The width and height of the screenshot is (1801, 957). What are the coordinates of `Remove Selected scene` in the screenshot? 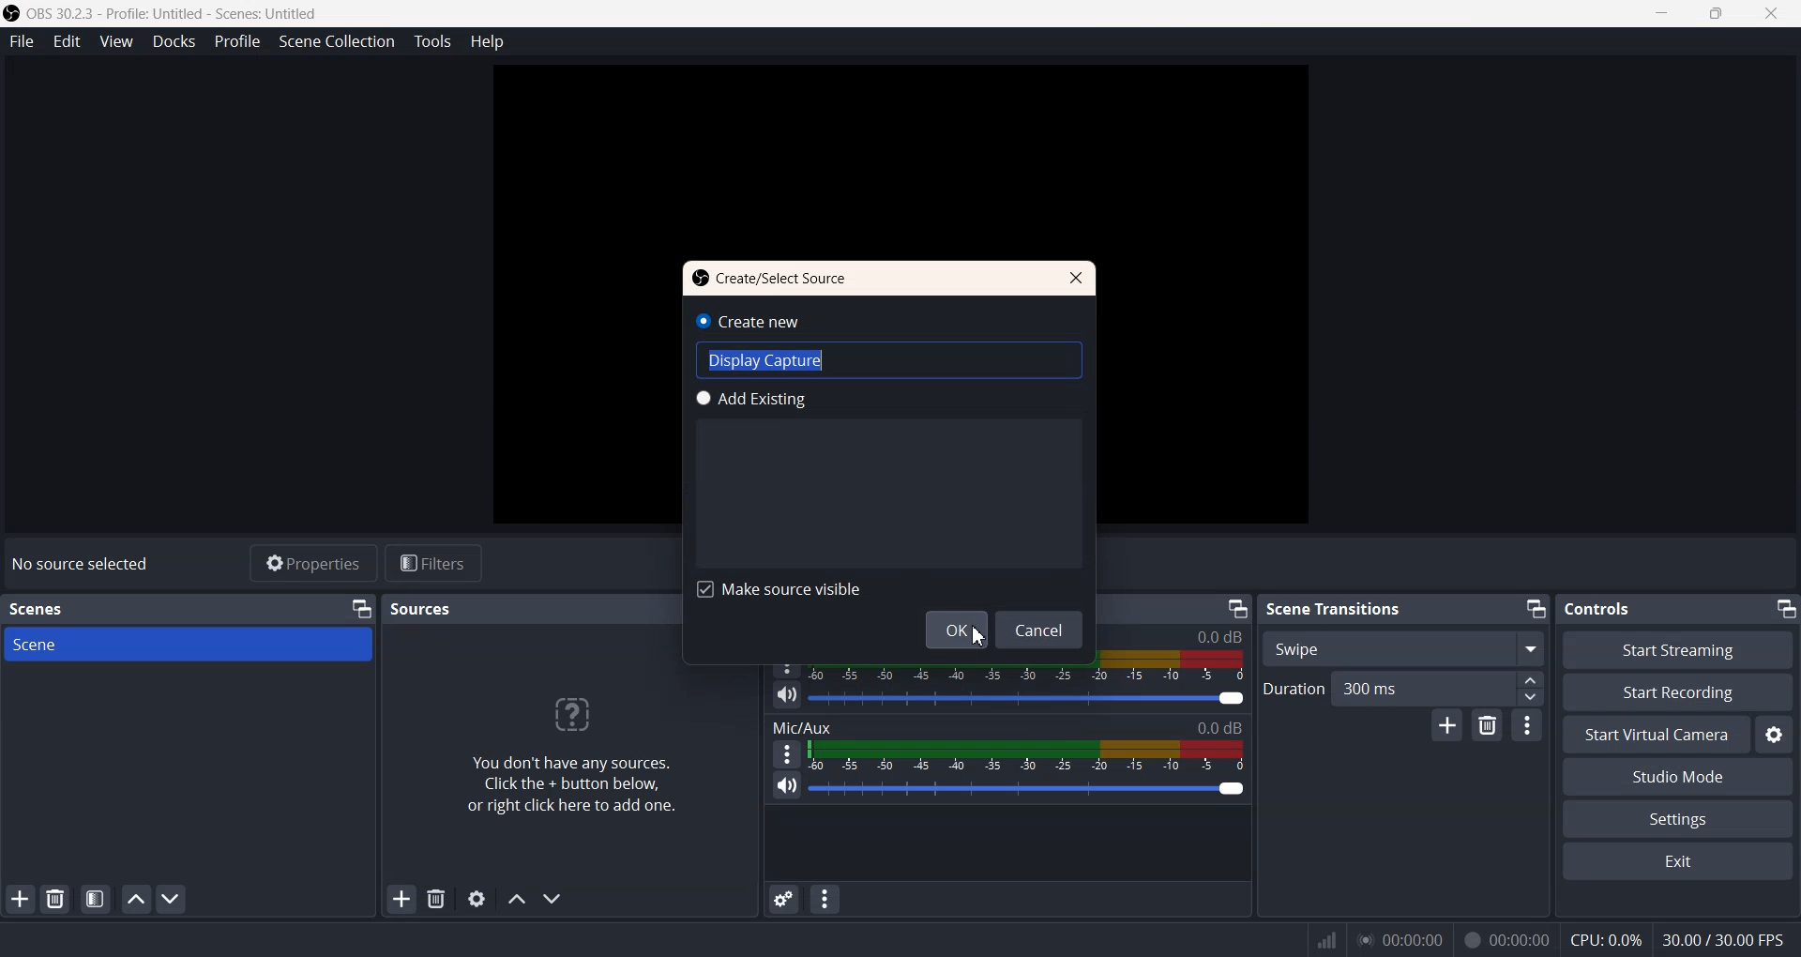 It's located at (56, 899).